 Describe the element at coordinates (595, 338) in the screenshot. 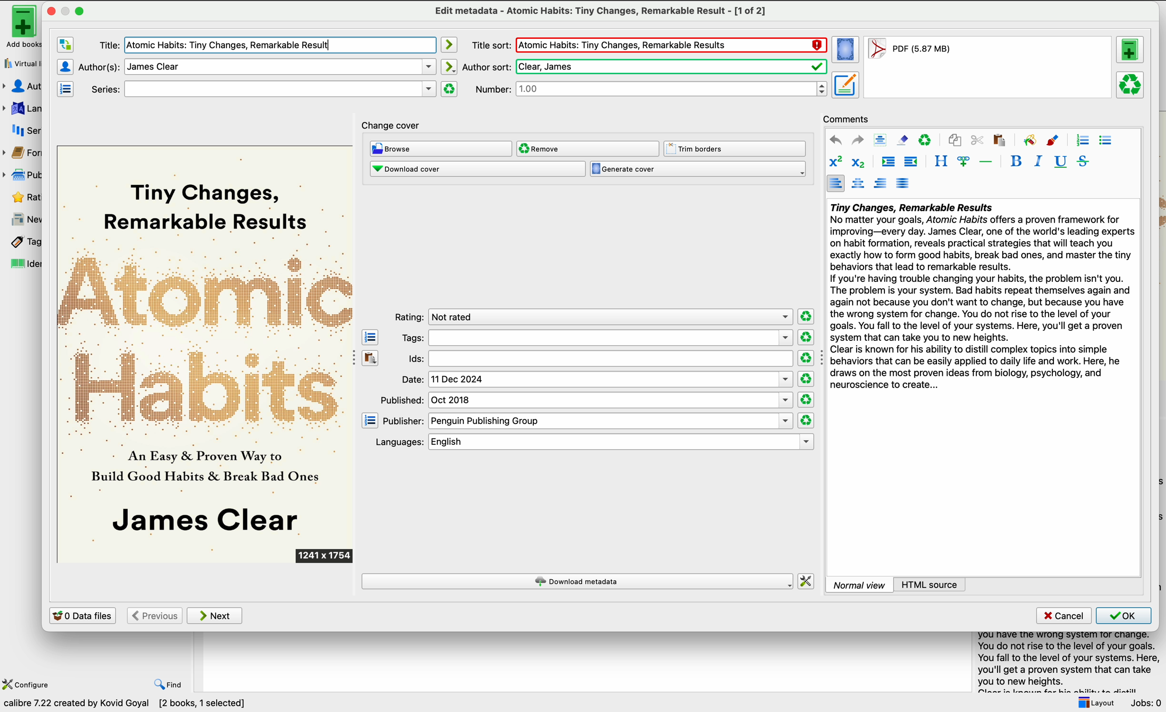

I see `tags` at that location.